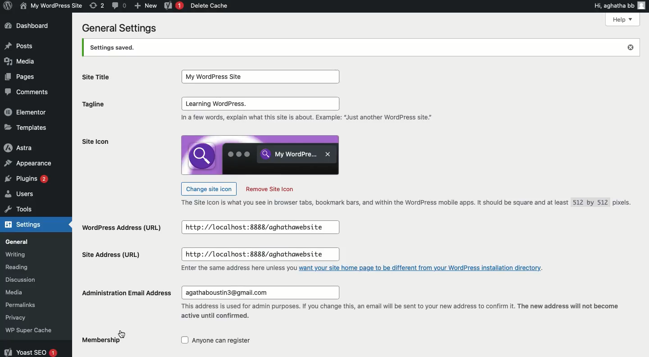  Describe the element at coordinates (146, 5) in the screenshot. I see `New` at that location.